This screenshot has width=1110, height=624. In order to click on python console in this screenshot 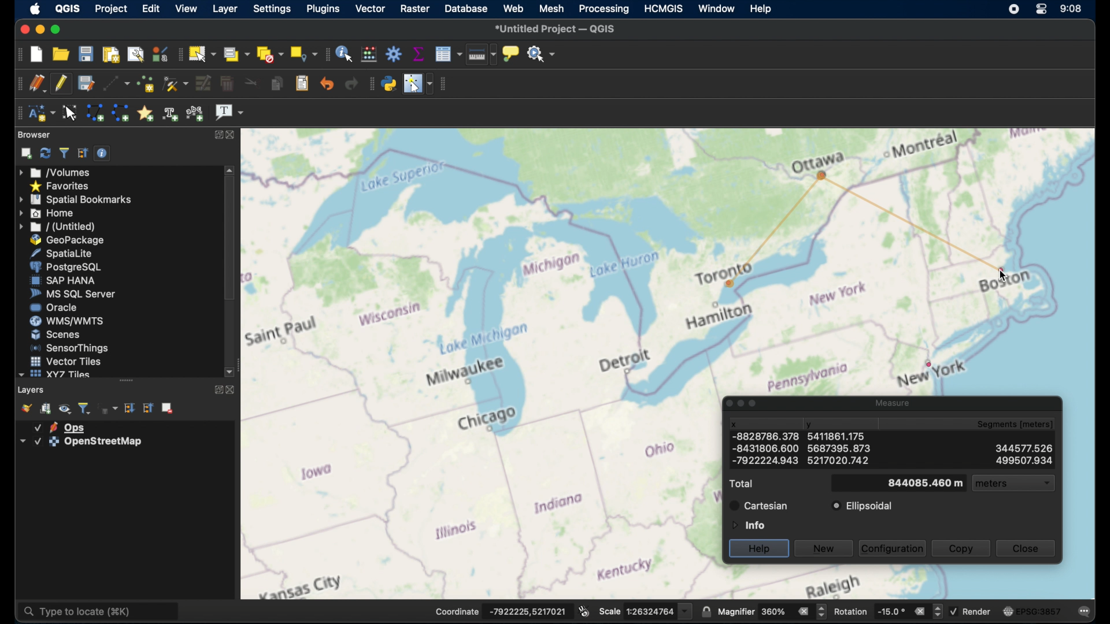, I will do `click(389, 82)`.